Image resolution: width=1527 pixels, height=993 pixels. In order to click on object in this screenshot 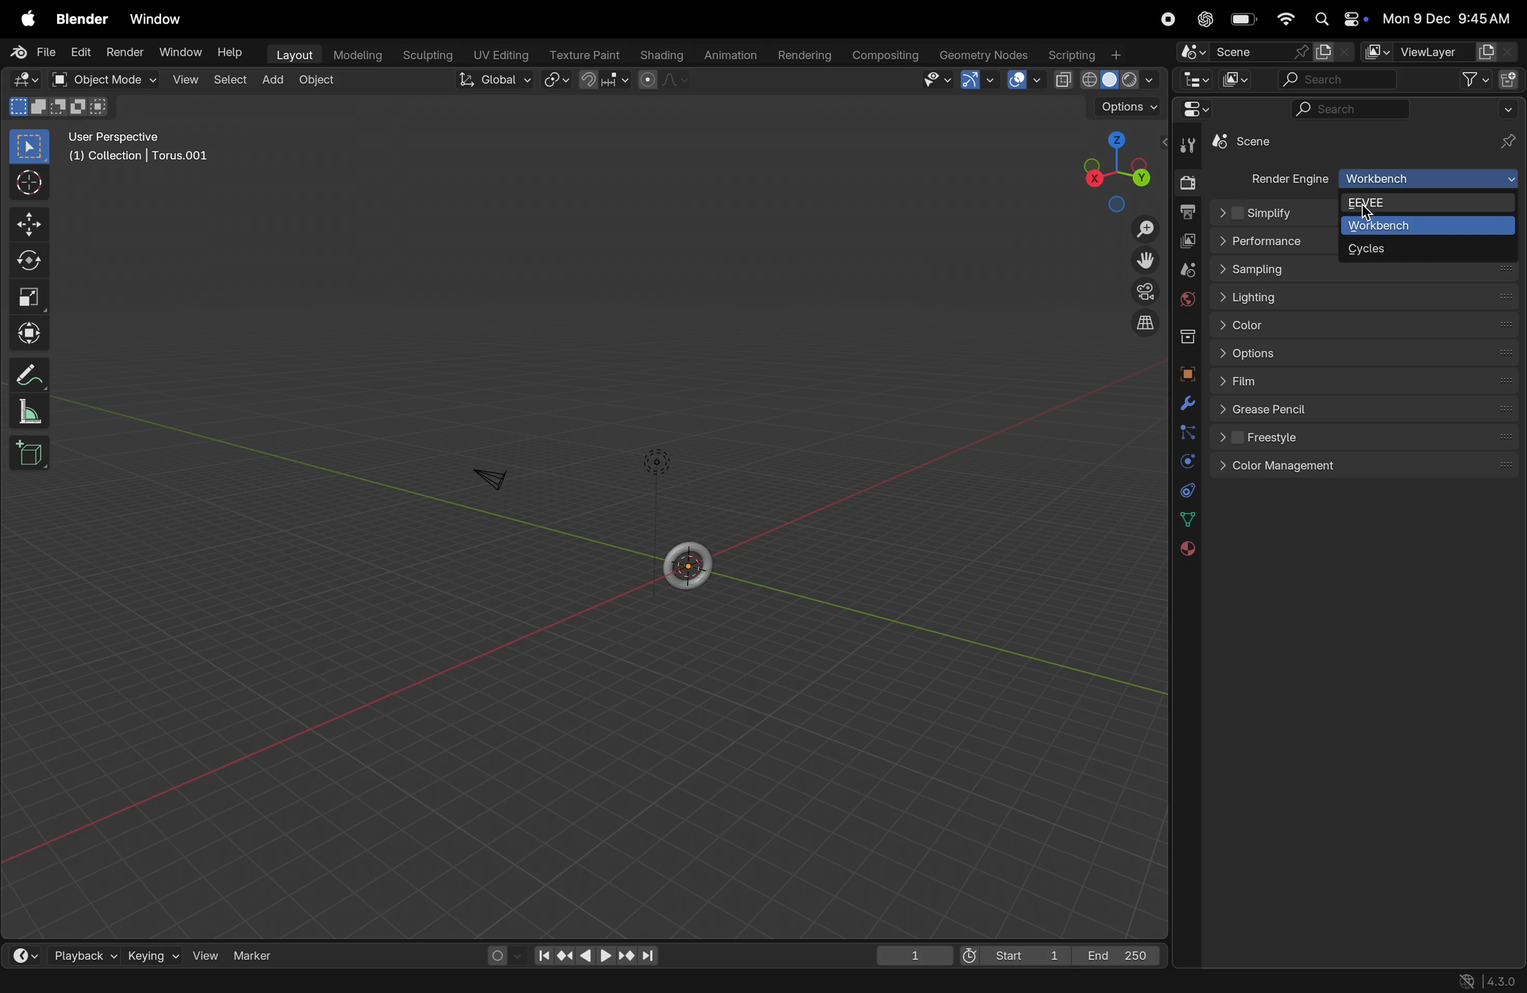, I will do `click(1186, 373)`.